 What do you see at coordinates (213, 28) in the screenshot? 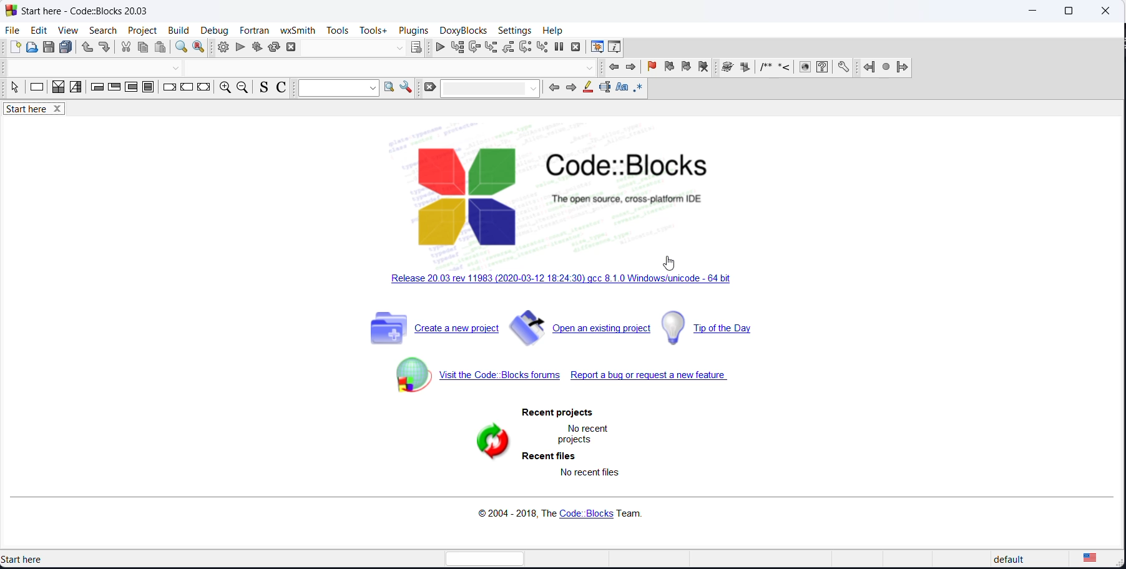
I see `debug` at bounding box center [213, 28].